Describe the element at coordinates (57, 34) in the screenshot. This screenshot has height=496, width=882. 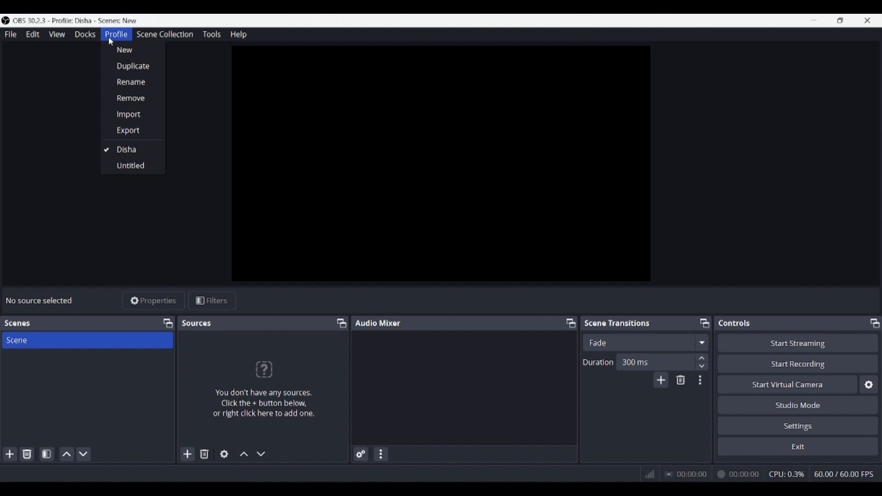
I see `View menu` at that location.